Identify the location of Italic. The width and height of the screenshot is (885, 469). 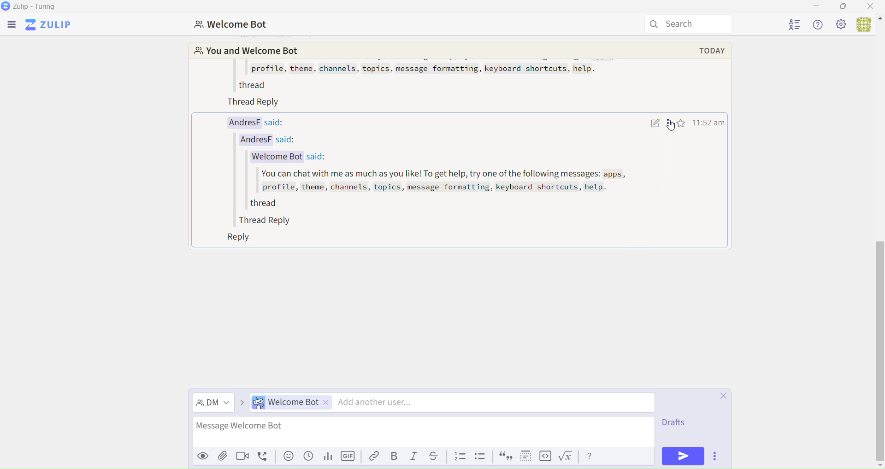
(415, 456).